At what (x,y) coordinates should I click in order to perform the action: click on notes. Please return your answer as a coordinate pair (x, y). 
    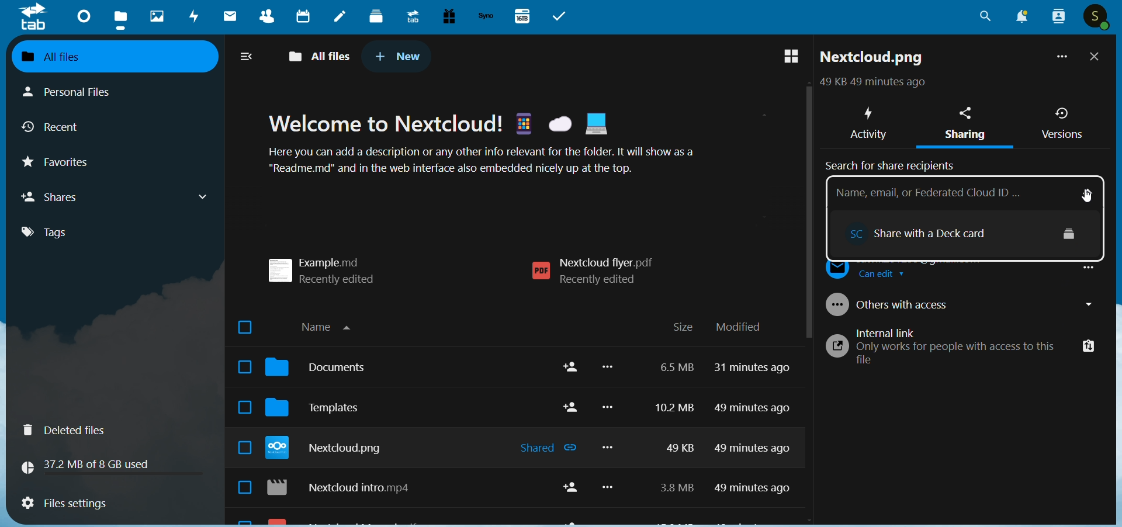
    Looking at the image, I should click on (340, 18).